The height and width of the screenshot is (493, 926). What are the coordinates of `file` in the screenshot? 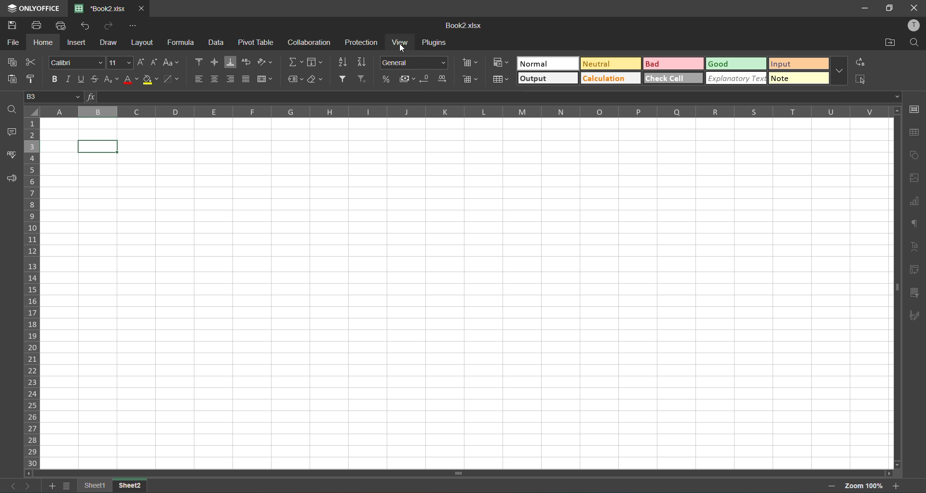 It's located at (15, 43).